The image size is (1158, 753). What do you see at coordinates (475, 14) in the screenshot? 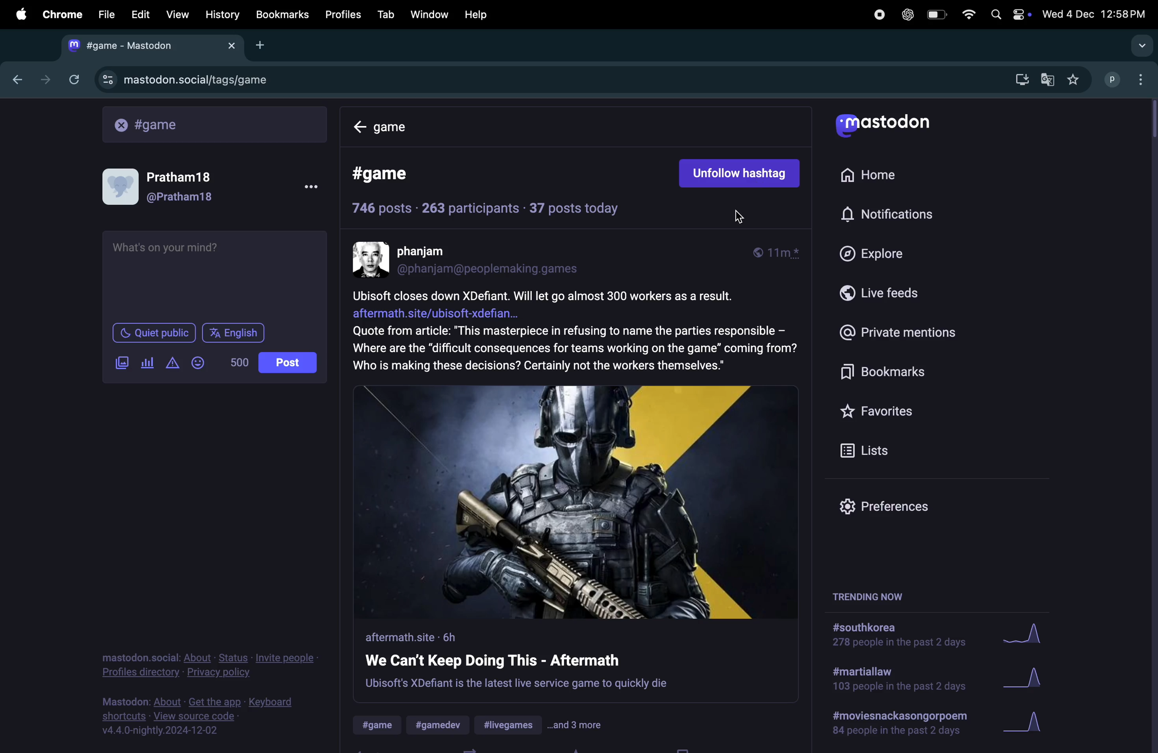
I see `help` at bounding box center [475, 14].